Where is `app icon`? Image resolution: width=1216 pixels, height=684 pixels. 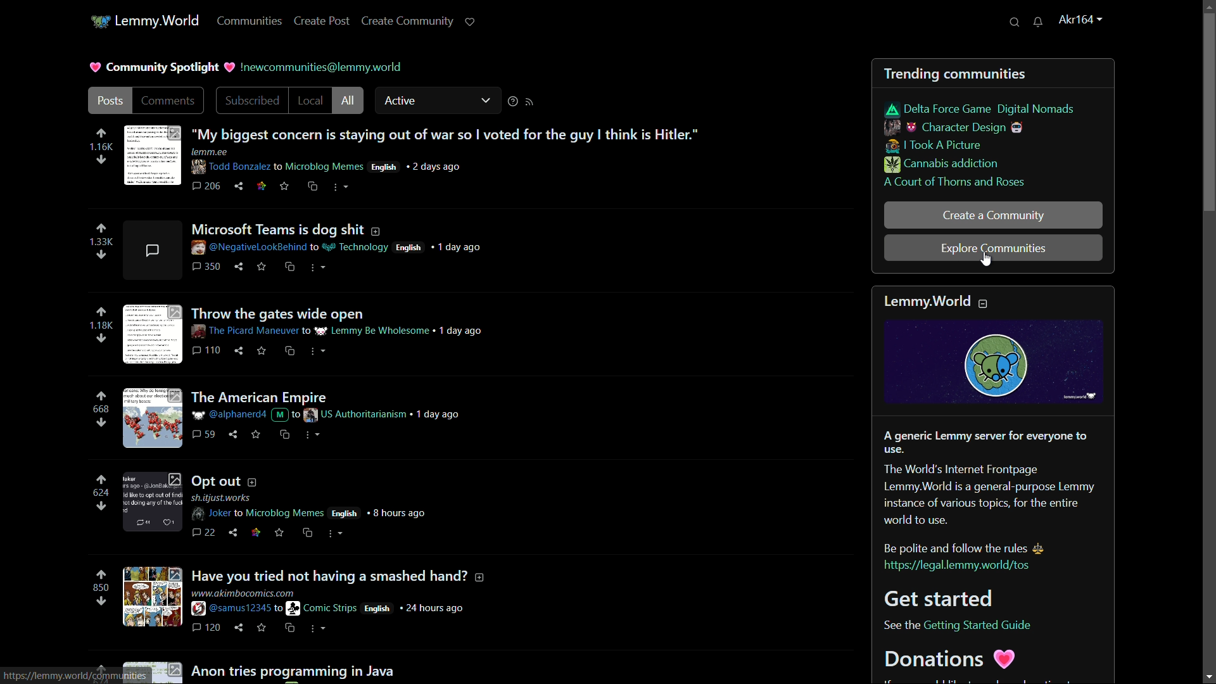
app icon is located at coordinates (101, 20).